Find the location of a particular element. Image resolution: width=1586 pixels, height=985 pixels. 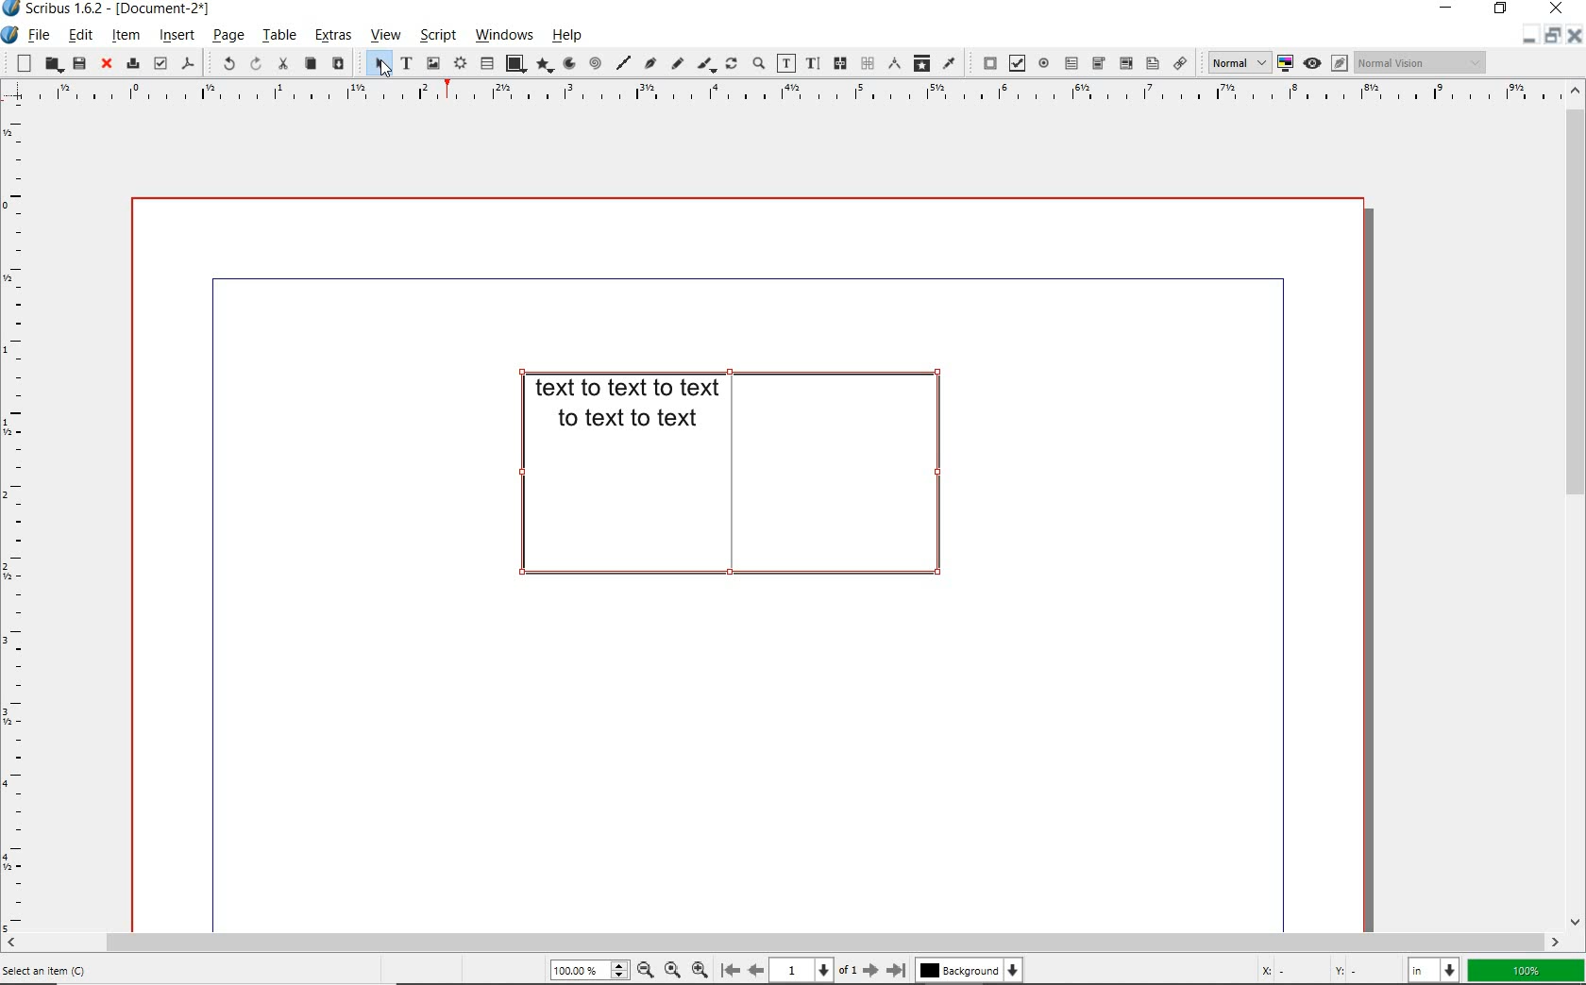

help is located at coordinates (566, 35).